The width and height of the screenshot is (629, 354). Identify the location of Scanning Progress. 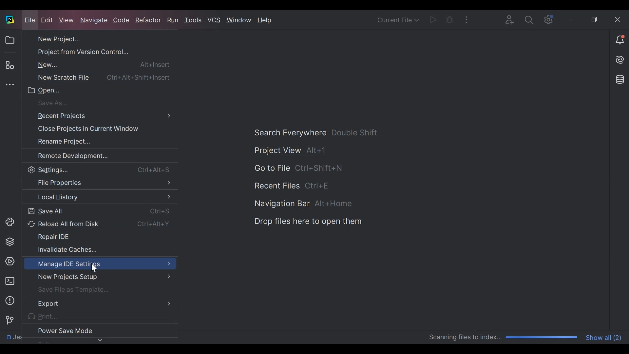
(504, 338).